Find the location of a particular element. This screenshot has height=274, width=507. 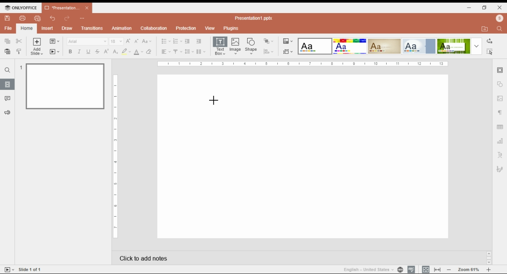

restore is located at coordinates (485, 8).